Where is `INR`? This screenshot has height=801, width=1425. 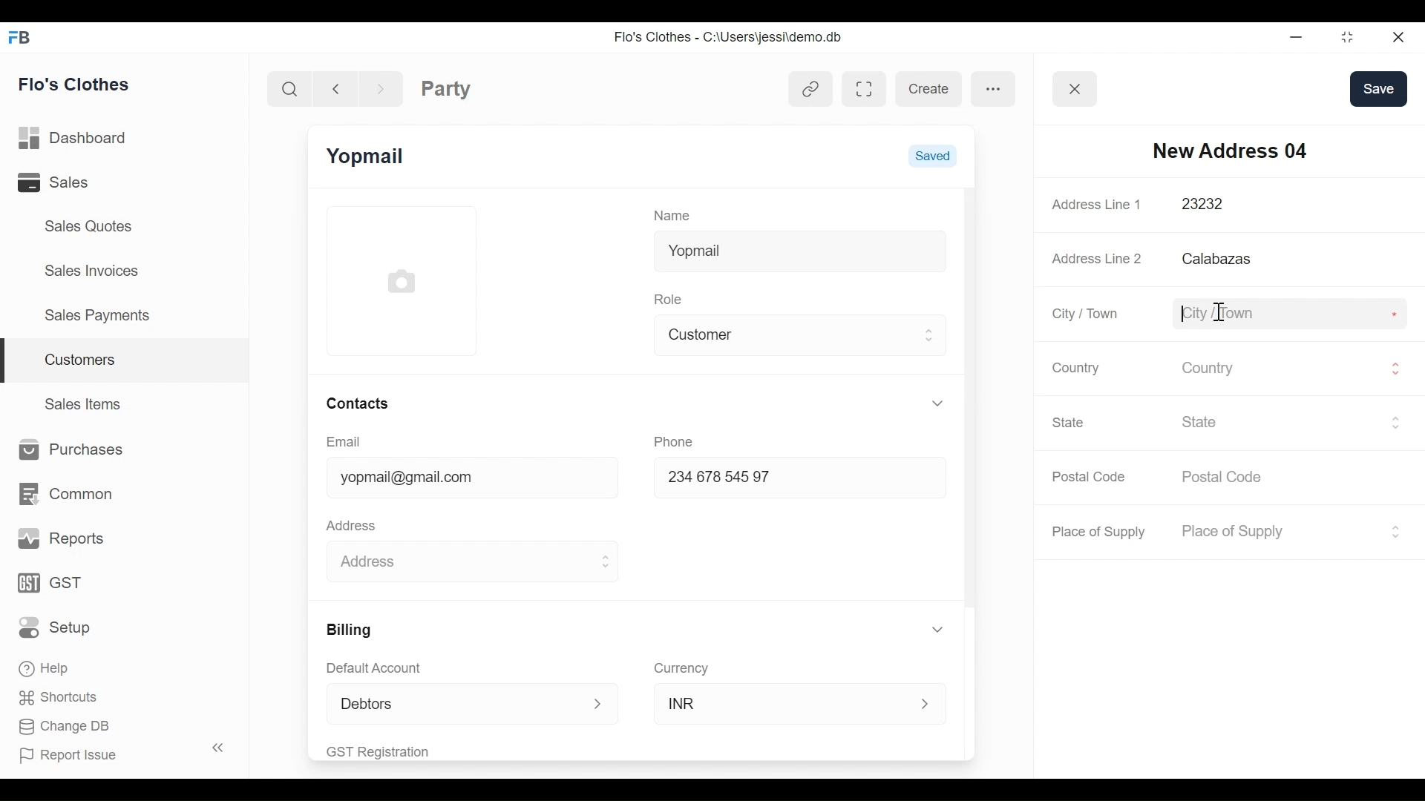 INR is located at coordinates (784, 702).